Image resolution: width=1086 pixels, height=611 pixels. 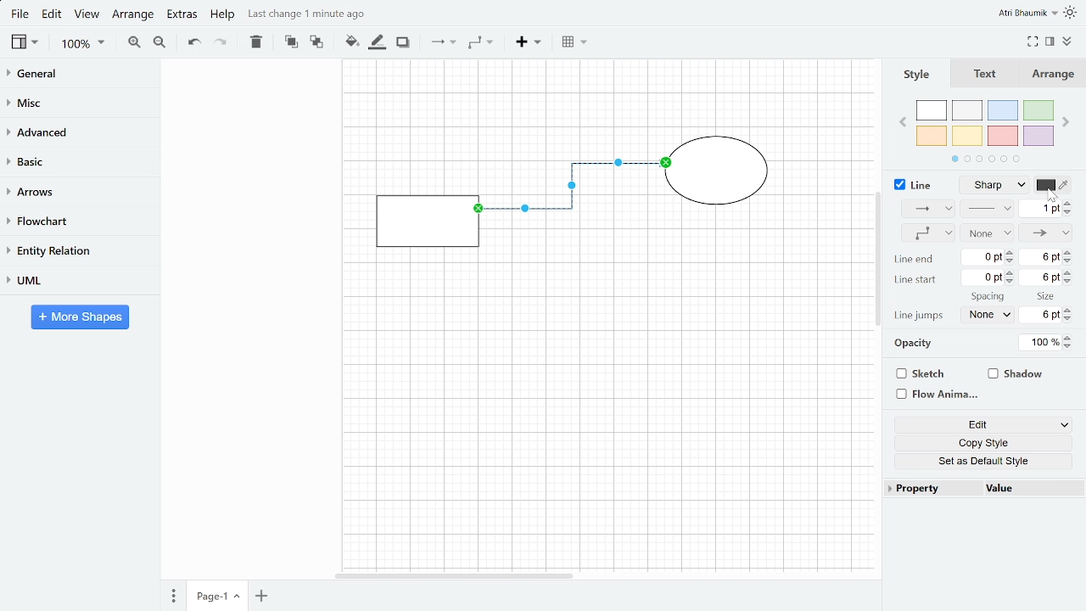 What do you see at coordinates (160, 44) in the screenshot?
I see `Zoom out` at bounding box center [160, 44].